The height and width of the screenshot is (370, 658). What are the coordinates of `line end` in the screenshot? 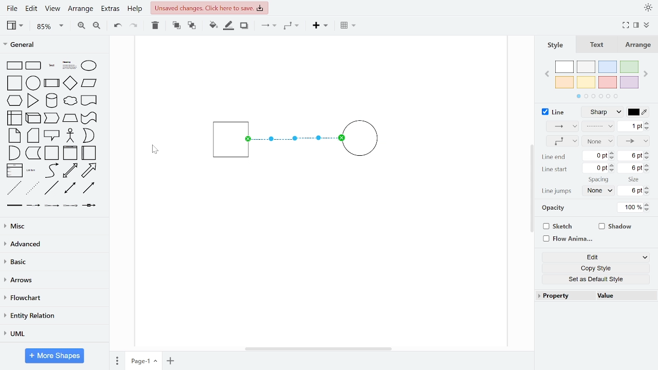 It's located at (554, 157).